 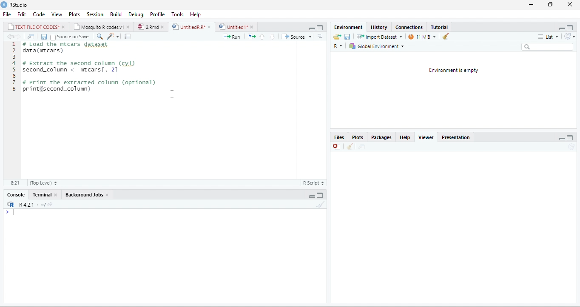 I want to click on checkbox, so click(x=53, y=37).